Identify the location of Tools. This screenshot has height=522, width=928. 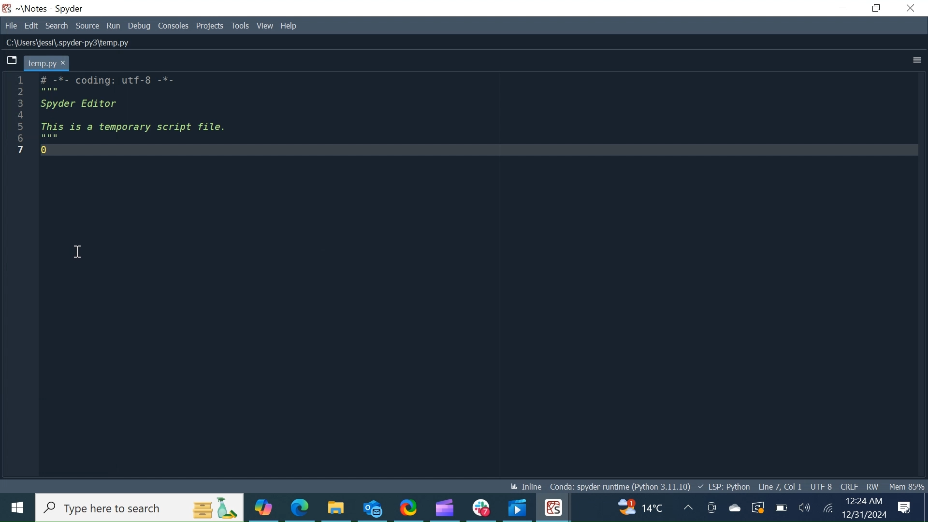
(241, 27).